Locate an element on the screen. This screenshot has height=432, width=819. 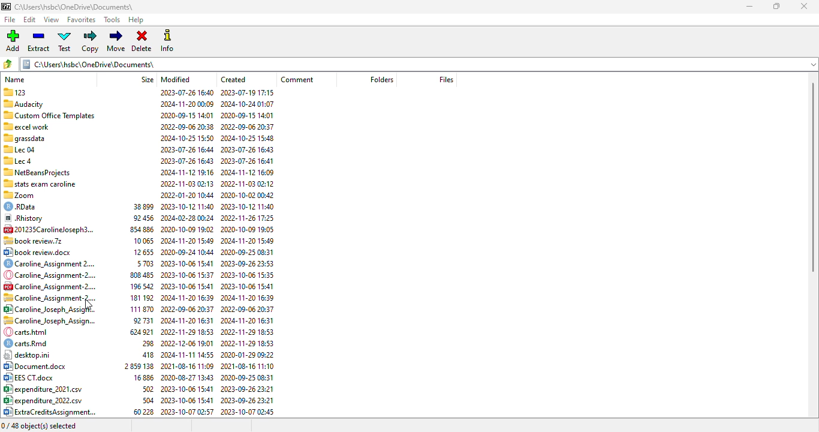
favorites is located at coordinates (81, 20).